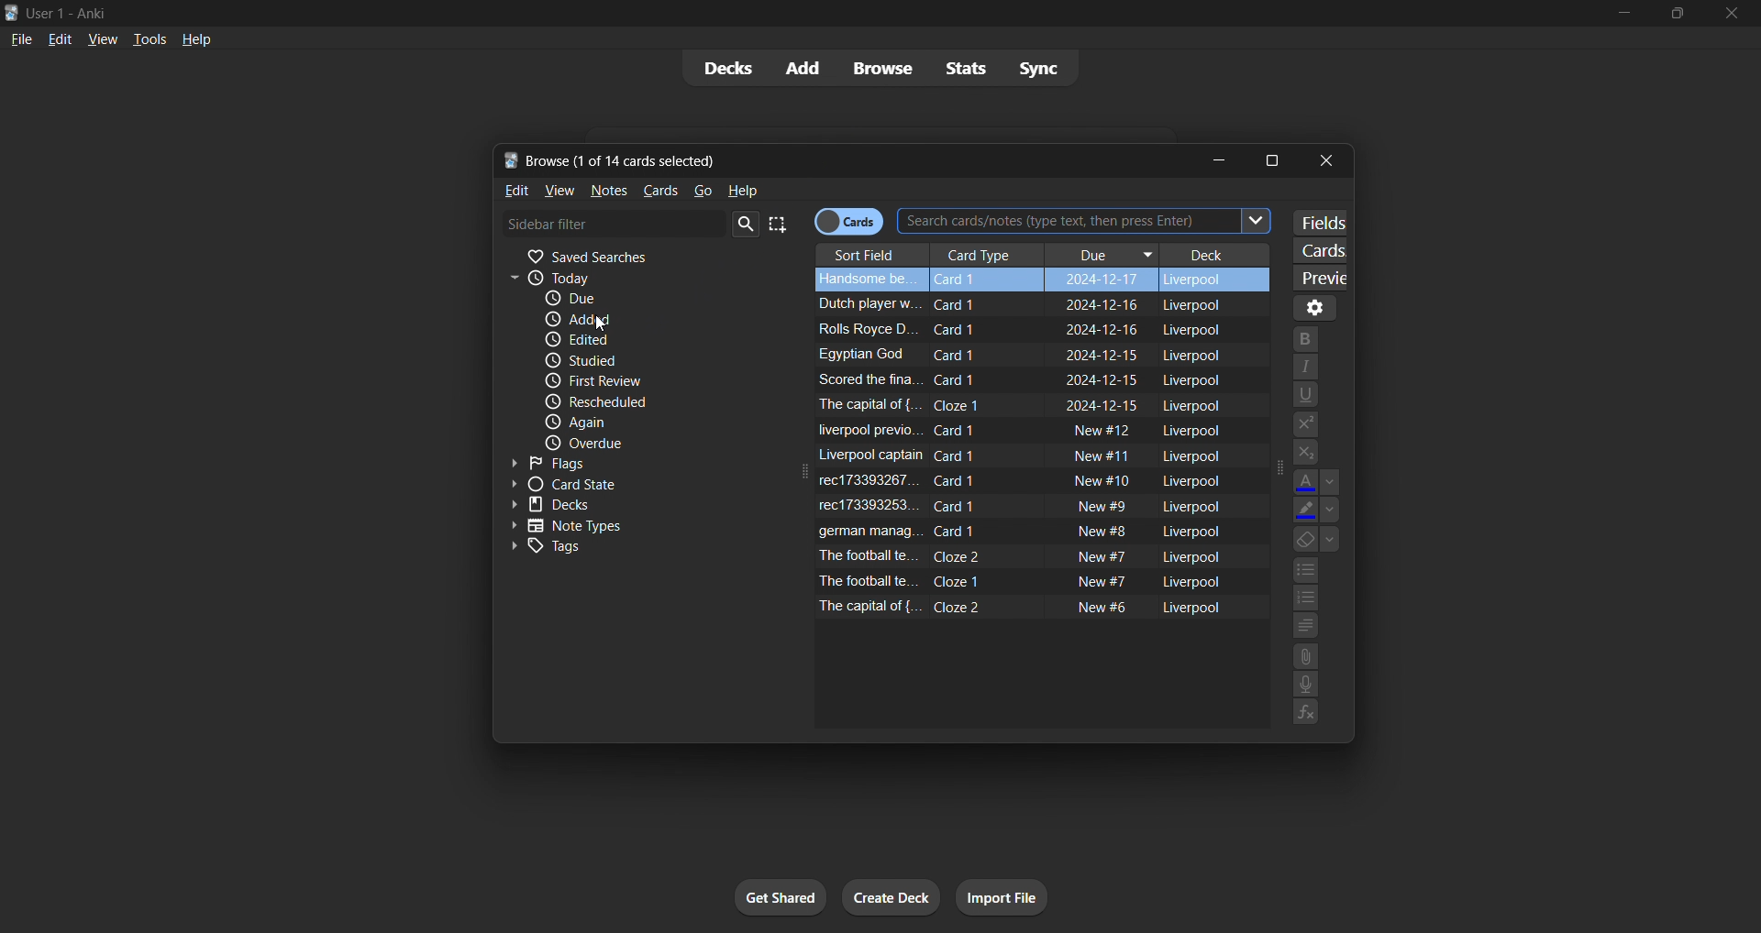  What do you see at coordinates (60, 38) in the screenshot?
I see `edit` at bounding box center [60, 38].